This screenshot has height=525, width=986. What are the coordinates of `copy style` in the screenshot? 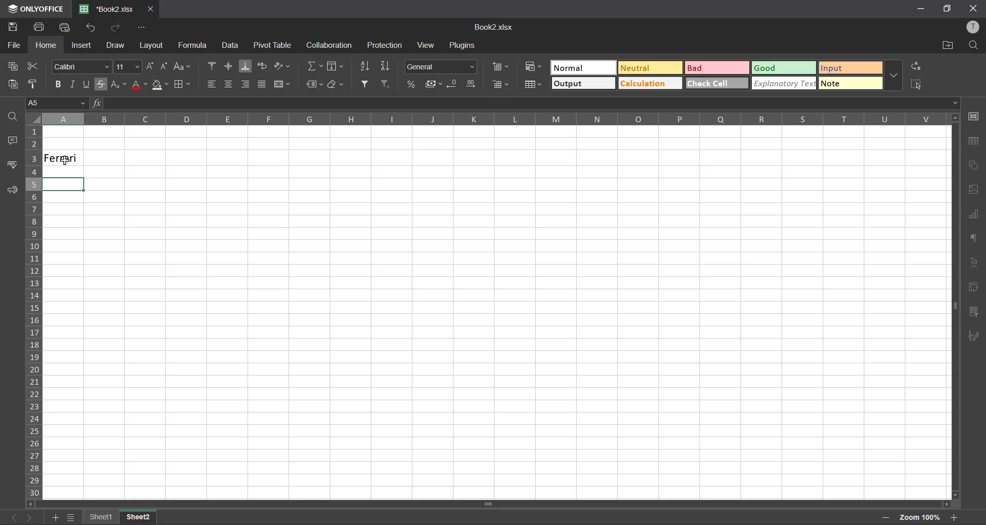 It's located at (34, 85).